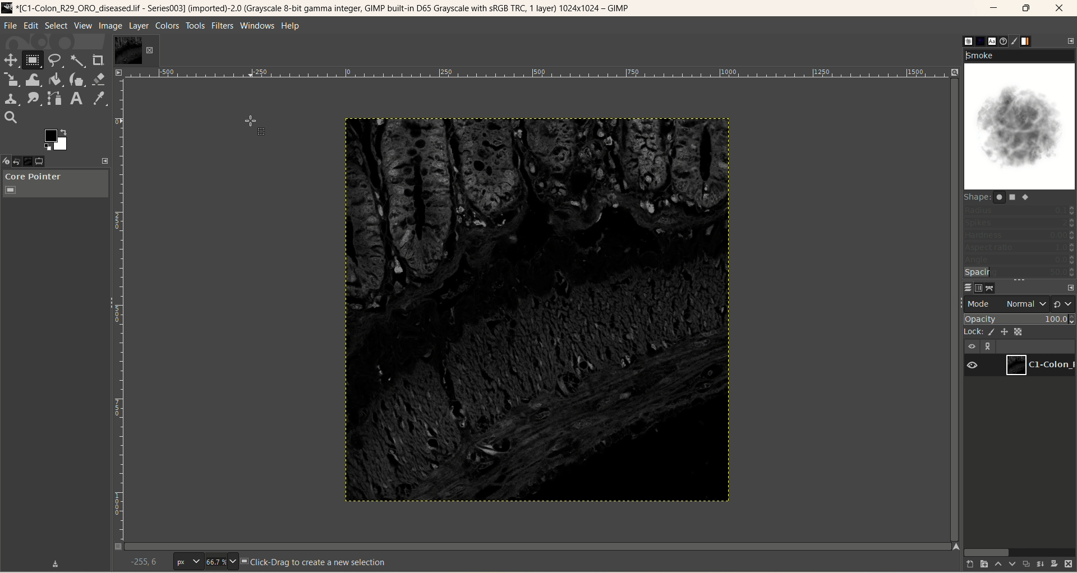 This screenshot has height=573, width=1077. What do you see at coordinates (1014, 40) in the screenshot?
I see `brush editor` at bounding box center [1014, 40].